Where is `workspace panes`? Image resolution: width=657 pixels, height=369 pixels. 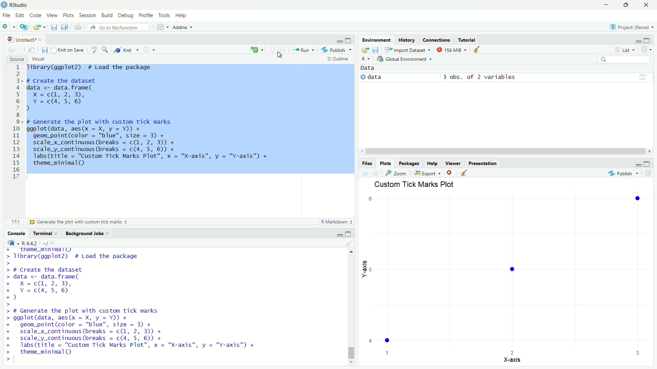 workspace panes is located at coordinates (162, 27).